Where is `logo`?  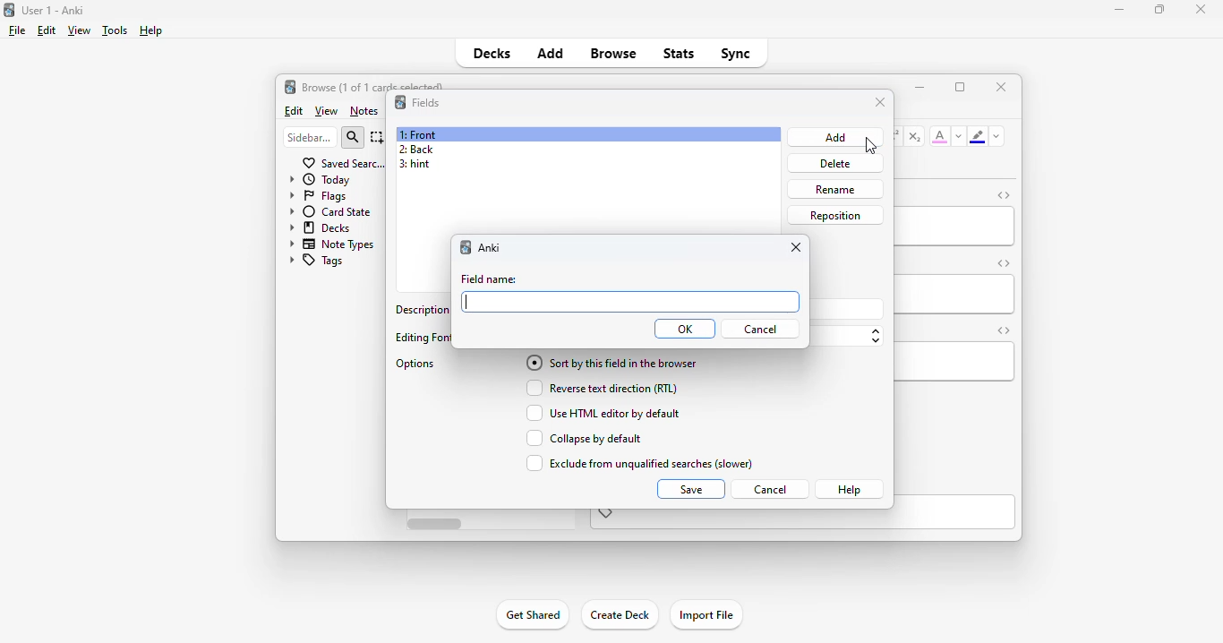
logo is located at coordinates (289, 86).